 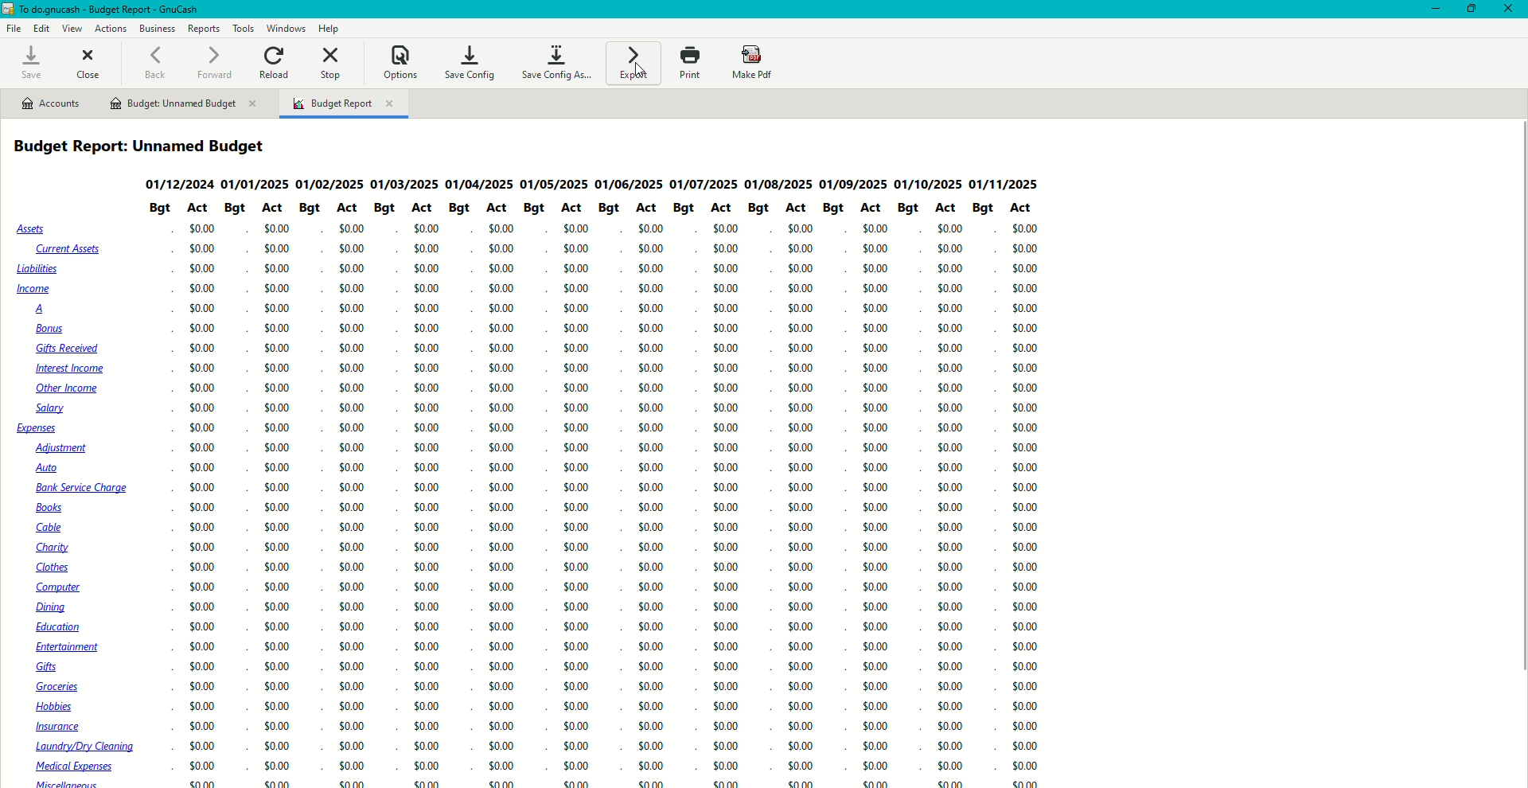 What do you see at coordinates (653, 505) in the screenshot?
I see `$0.00` at bounding box center [653, 505].